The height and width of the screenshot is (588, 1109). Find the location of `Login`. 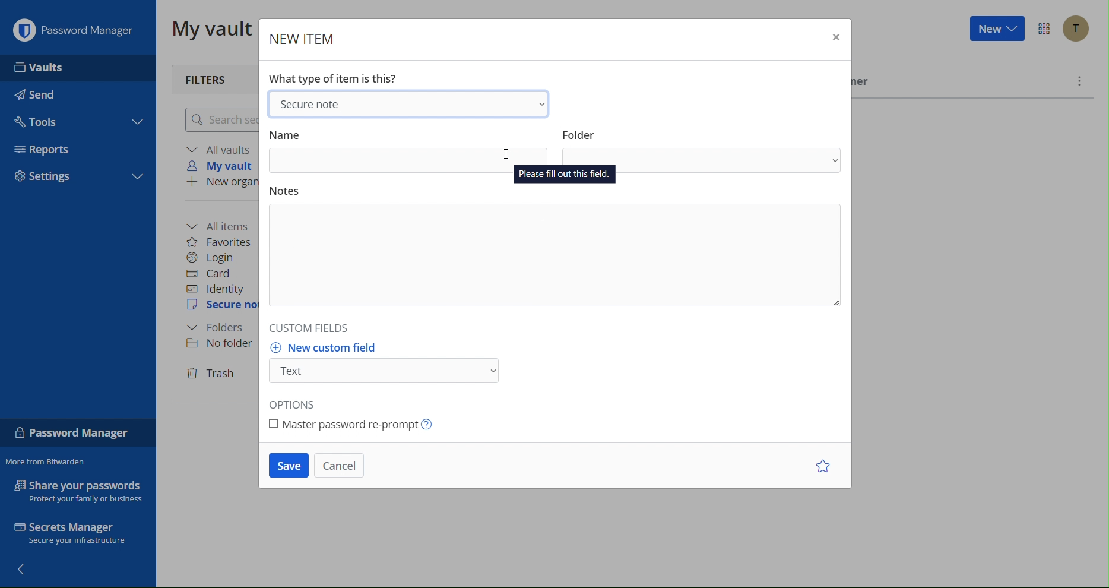

Login is located at coordinates (215, 257).